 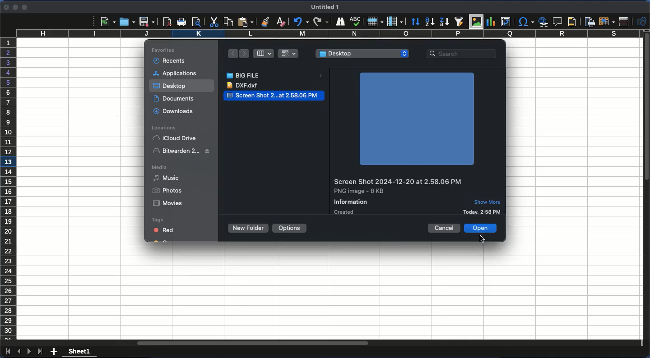 I want to click on previous sheet, so click(x=19, y=351).